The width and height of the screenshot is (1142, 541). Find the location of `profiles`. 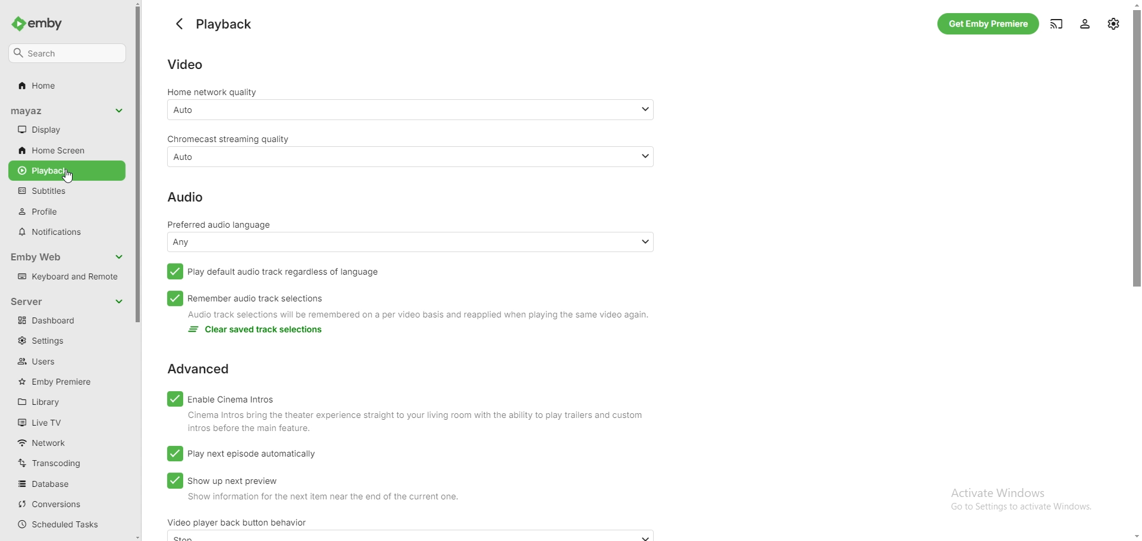

profiles is located at coordinates (64, 211).